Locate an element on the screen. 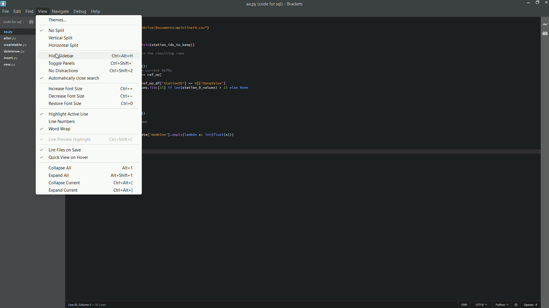 This screenshot has width=549, height=308. line numbers button is located at coordinates (62, 122).